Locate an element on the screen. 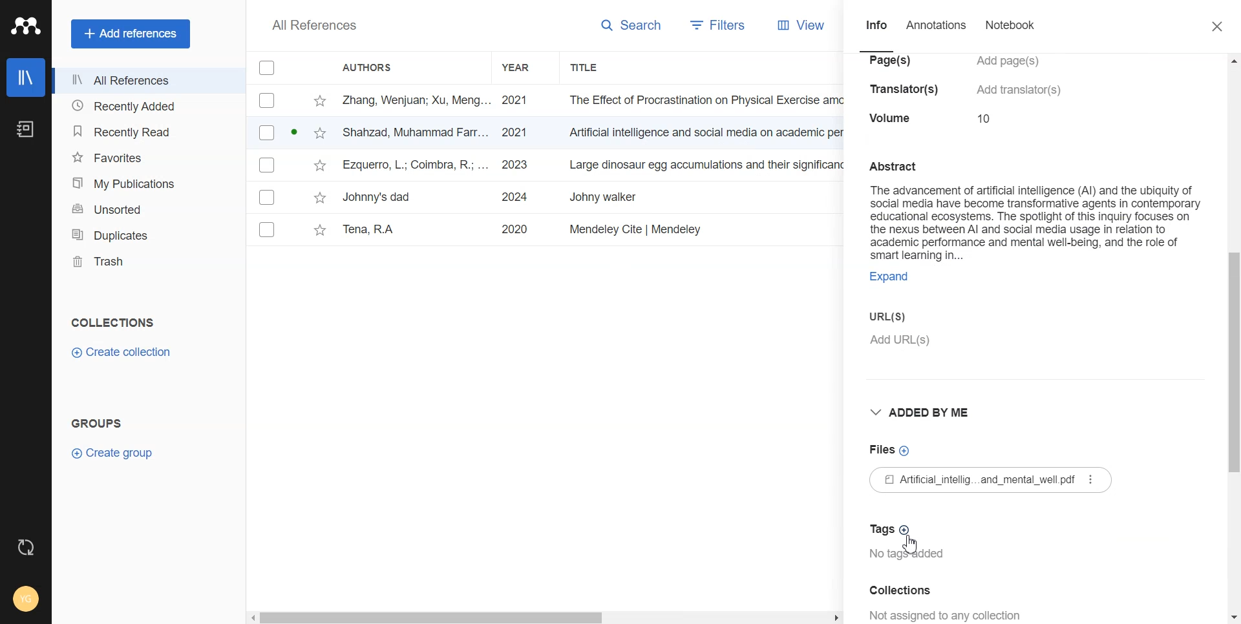 The image size is (1241, 624). Close is located at coordinates (1219, 26).